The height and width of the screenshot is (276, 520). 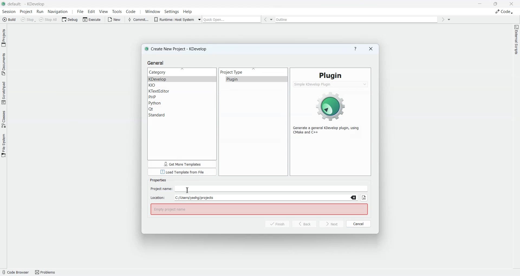 I want to click on Drop down box, so click(x=272, y=19).